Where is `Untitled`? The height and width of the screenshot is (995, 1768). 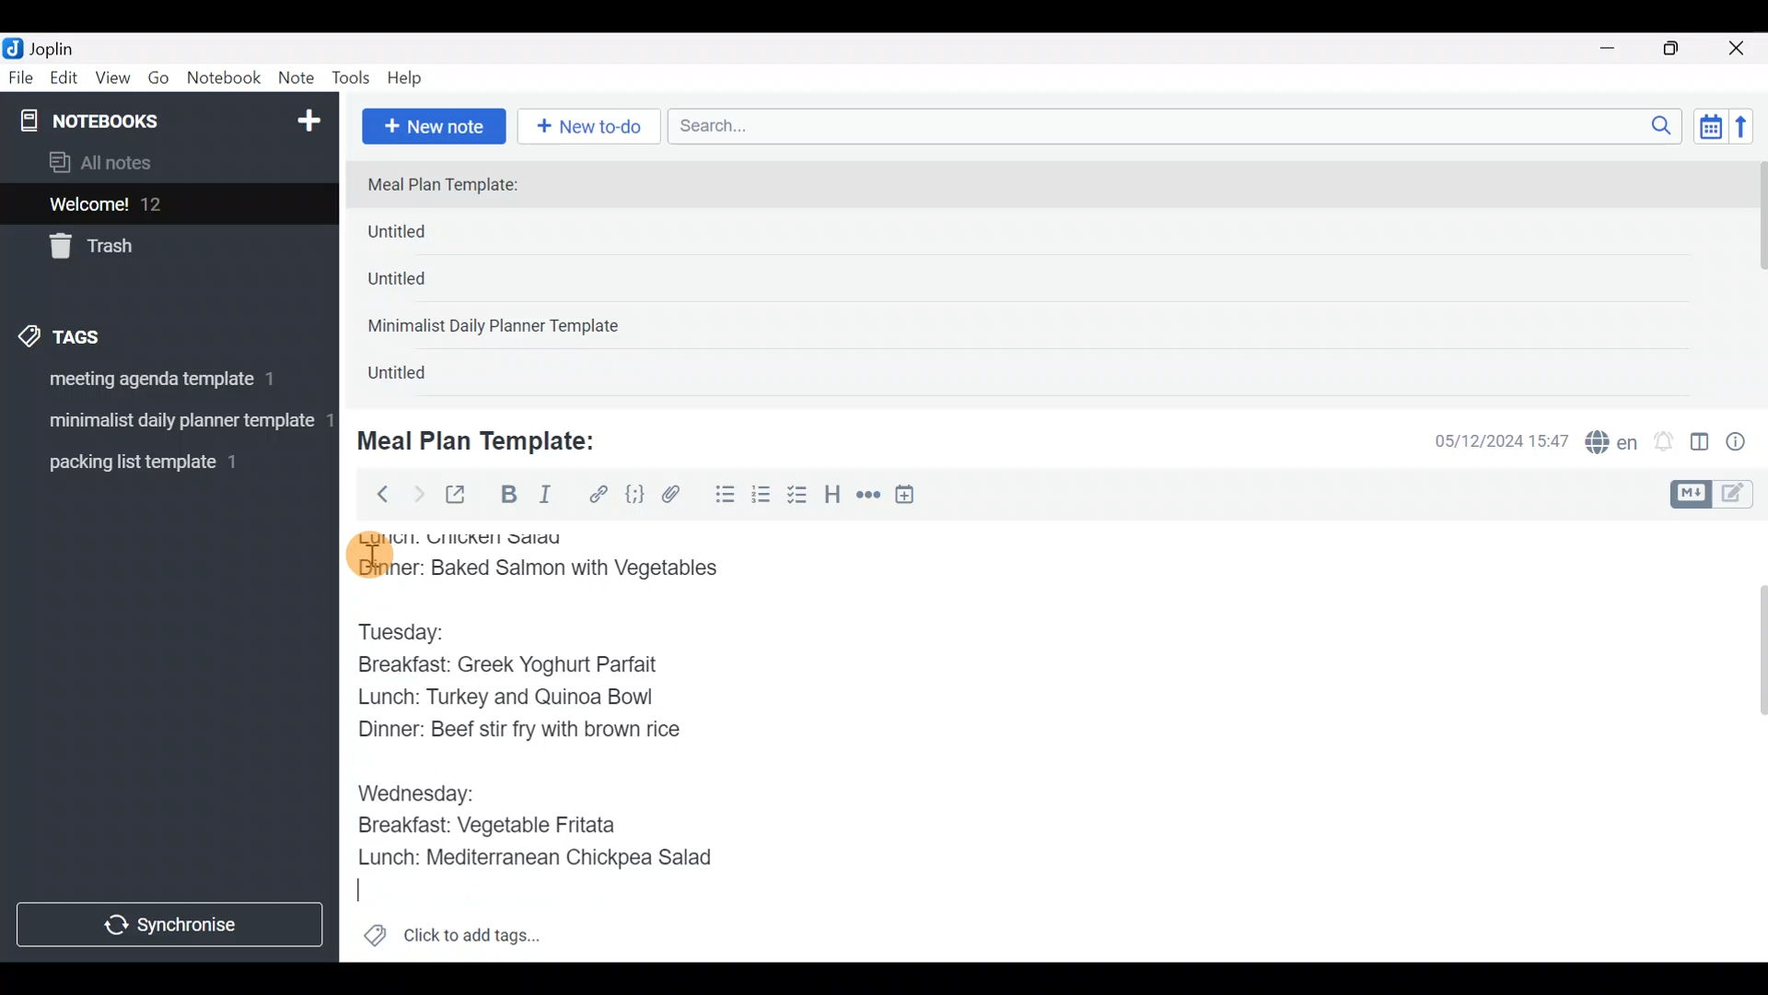
Untitled is located at coordinates (427, 236).